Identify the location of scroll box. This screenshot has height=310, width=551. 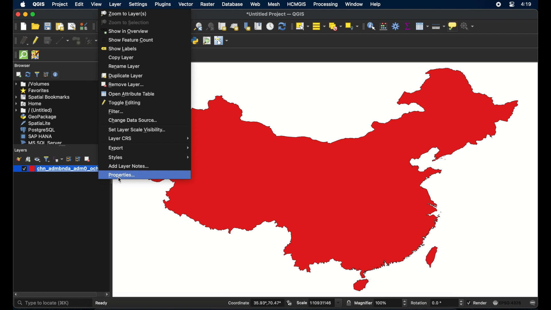
(58, 295).